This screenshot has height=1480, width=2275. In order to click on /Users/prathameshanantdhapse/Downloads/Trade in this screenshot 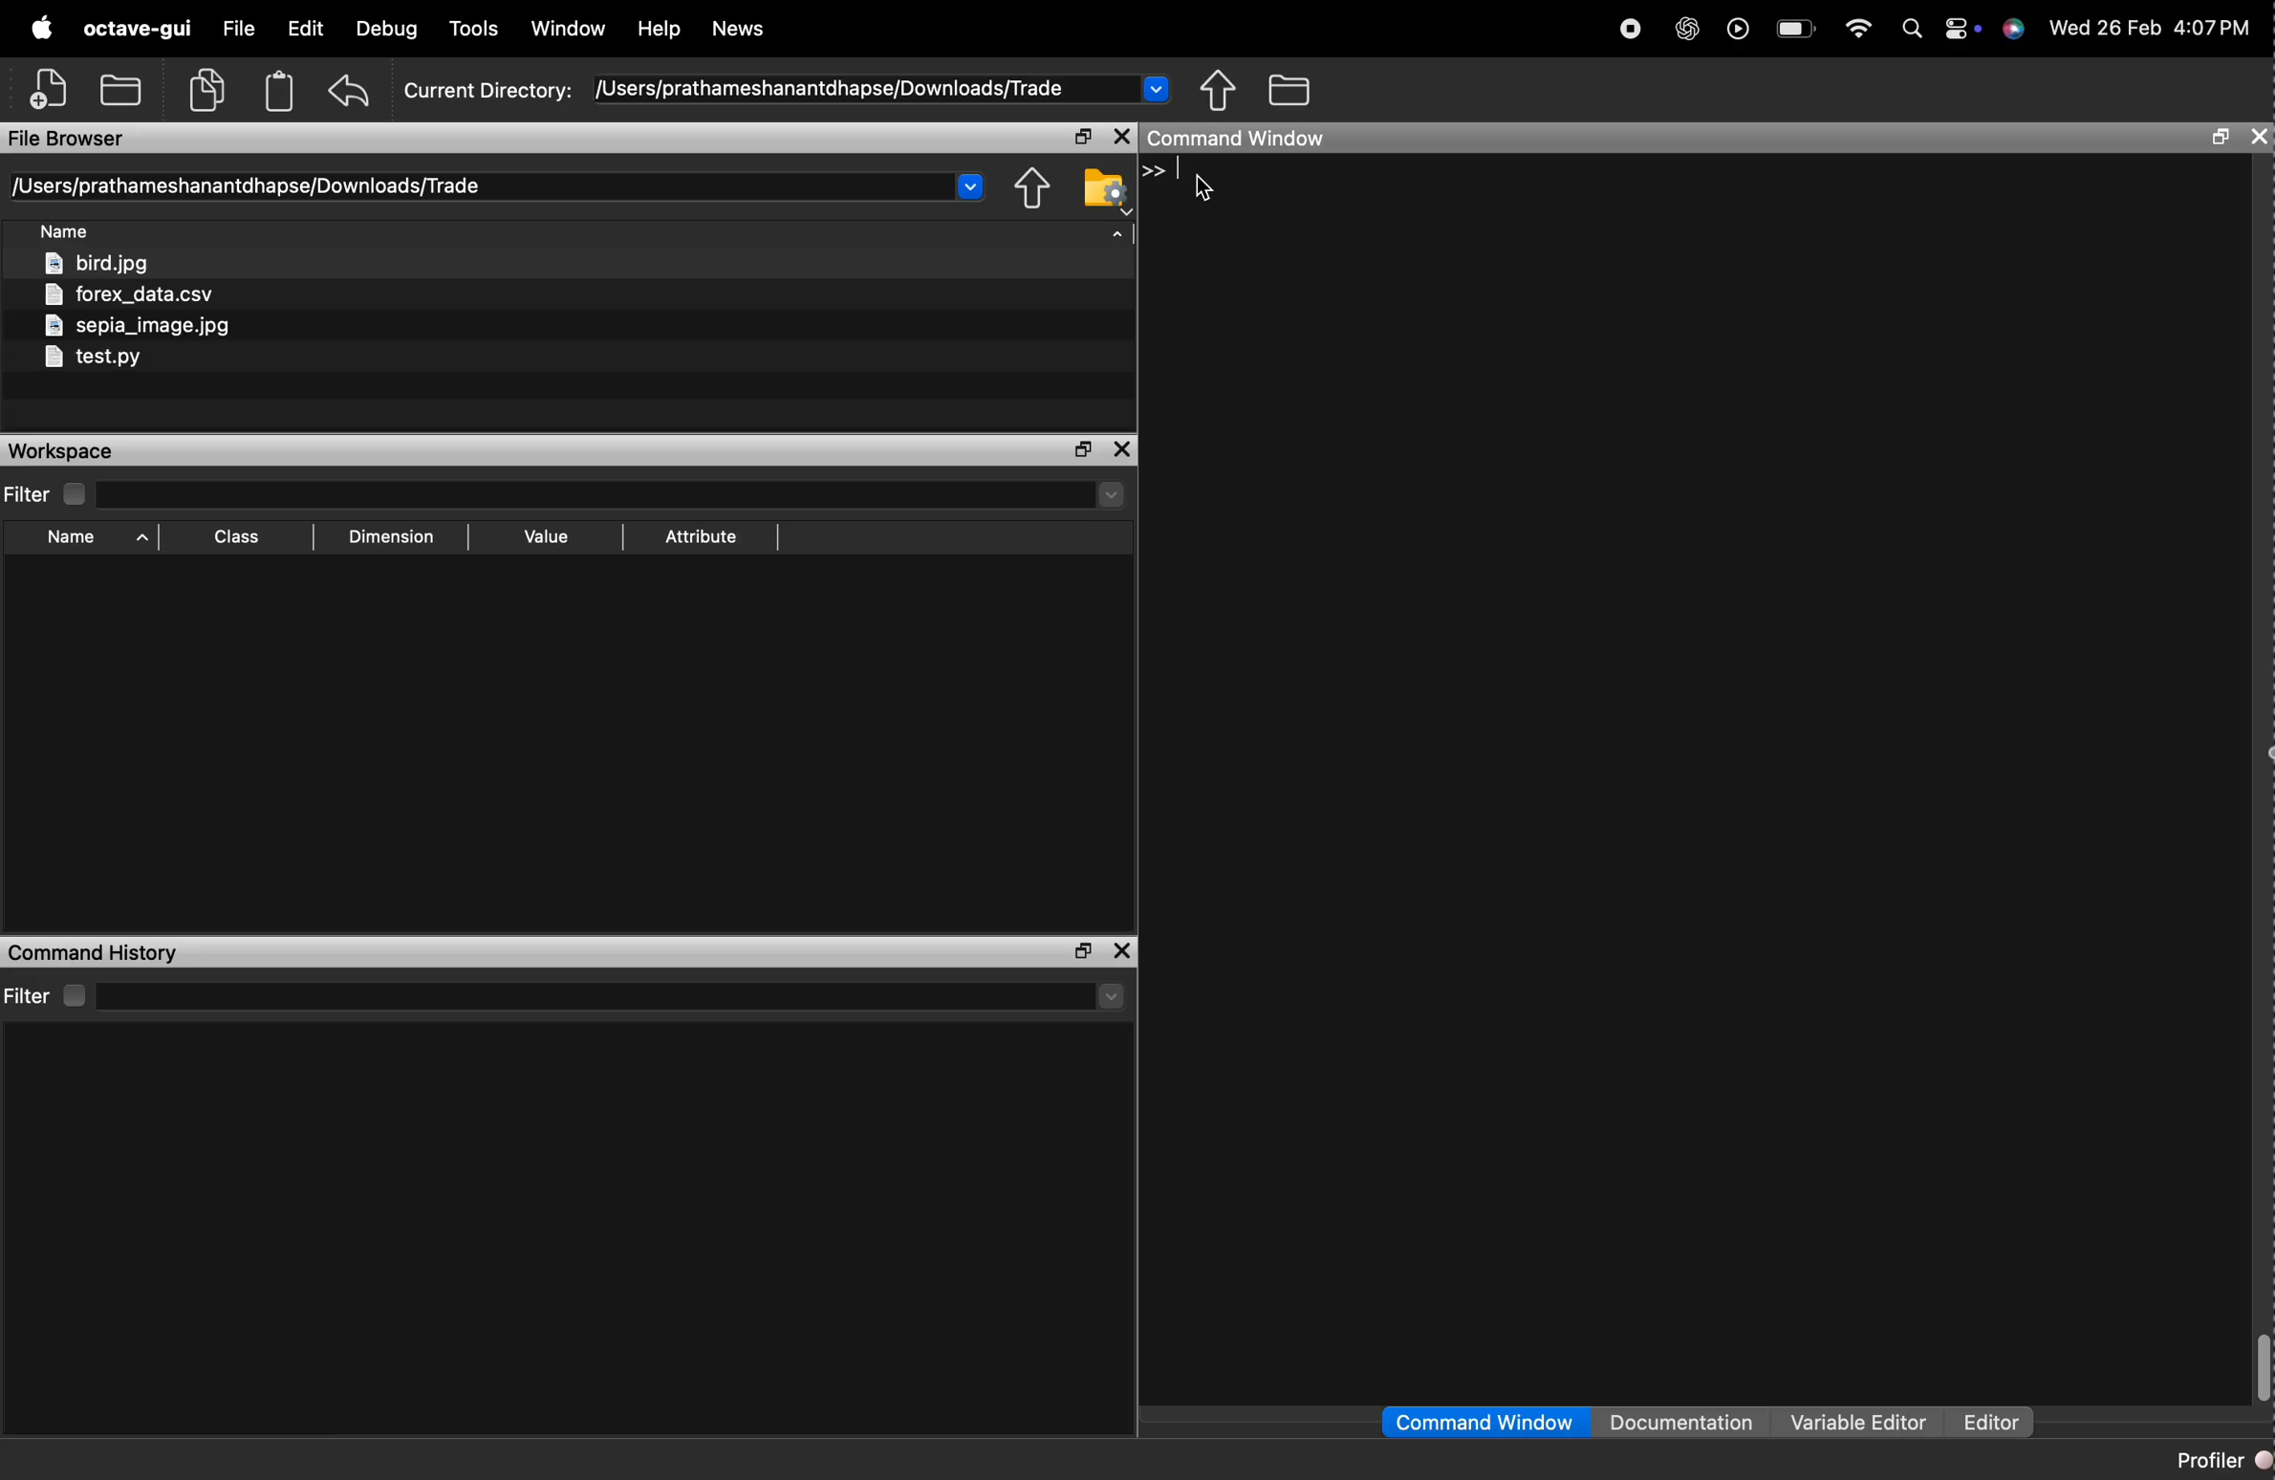, I will do `click(833, 89)`.